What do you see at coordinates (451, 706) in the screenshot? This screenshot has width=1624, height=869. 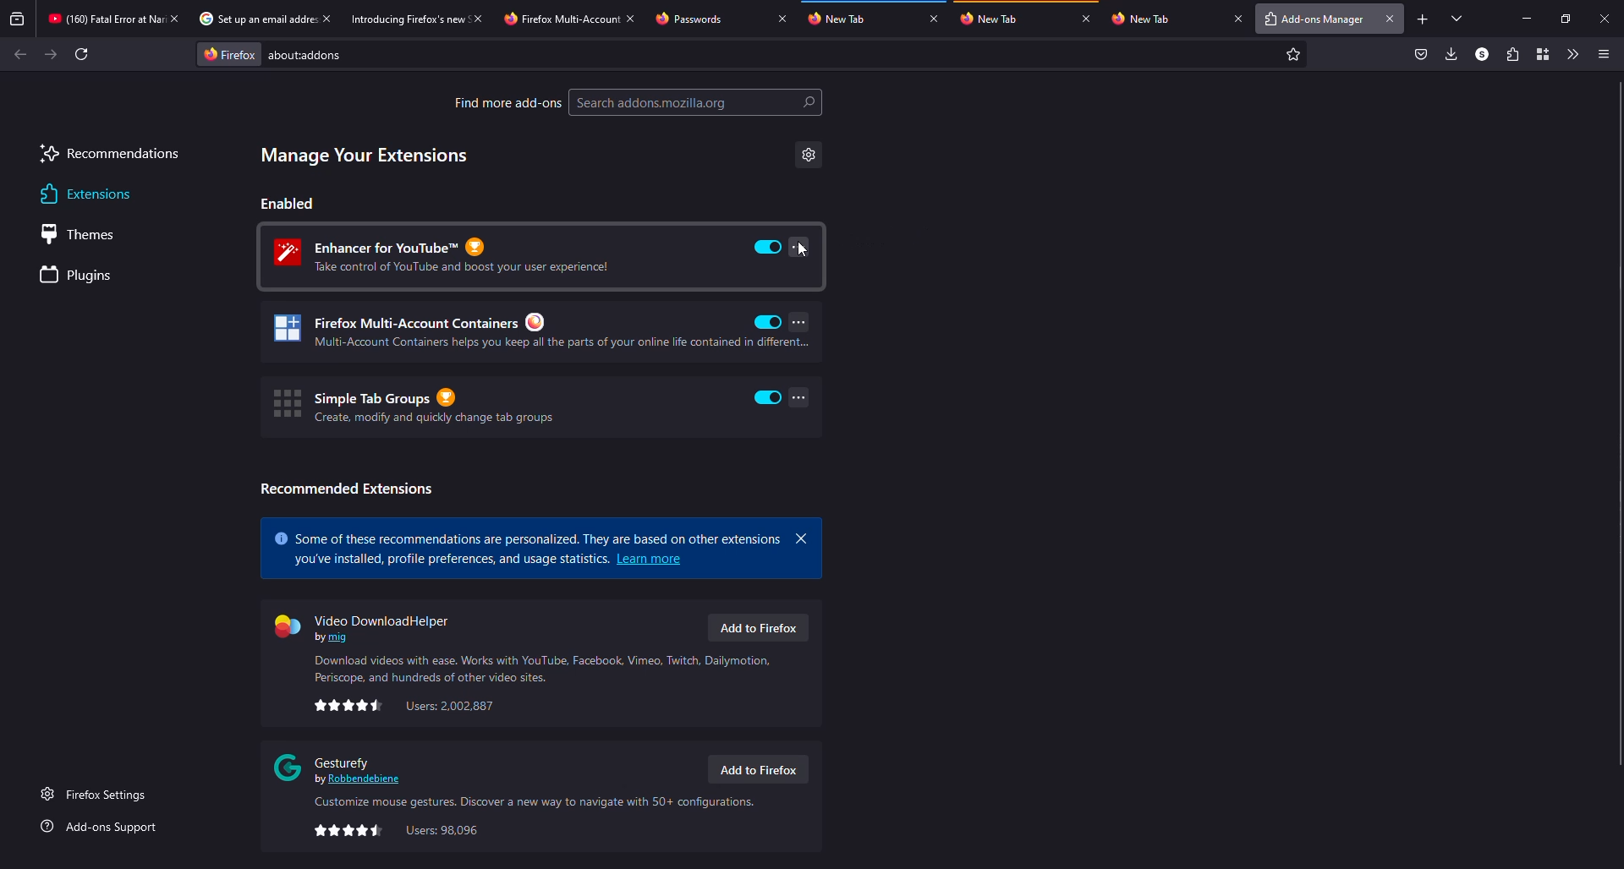 I see `Users` at bounding box center [451, 706].